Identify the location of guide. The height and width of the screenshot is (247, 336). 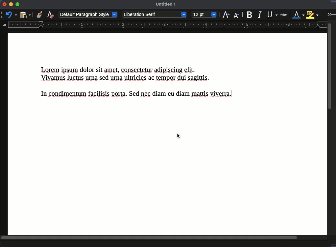
(164, 25).